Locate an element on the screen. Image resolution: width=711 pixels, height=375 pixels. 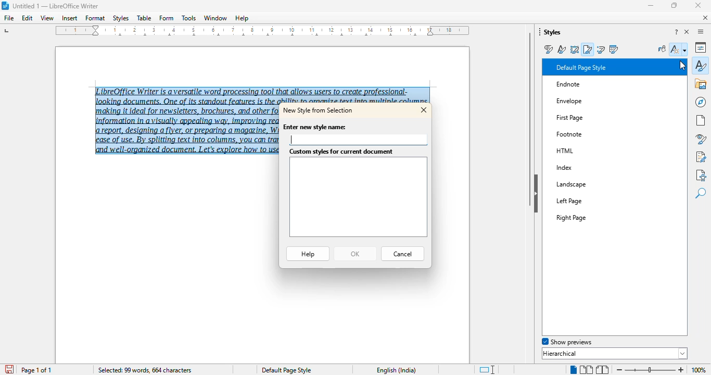
accessibility check is located at coordinates (701, 175).